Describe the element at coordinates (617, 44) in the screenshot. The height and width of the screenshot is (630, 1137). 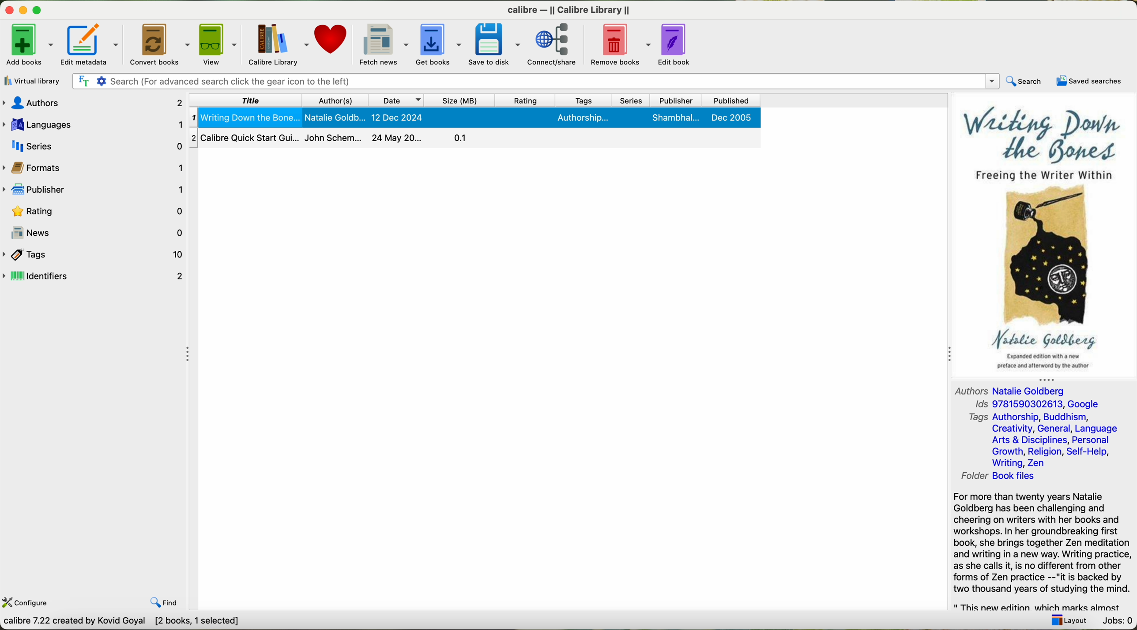
I see `remove books` at that location.